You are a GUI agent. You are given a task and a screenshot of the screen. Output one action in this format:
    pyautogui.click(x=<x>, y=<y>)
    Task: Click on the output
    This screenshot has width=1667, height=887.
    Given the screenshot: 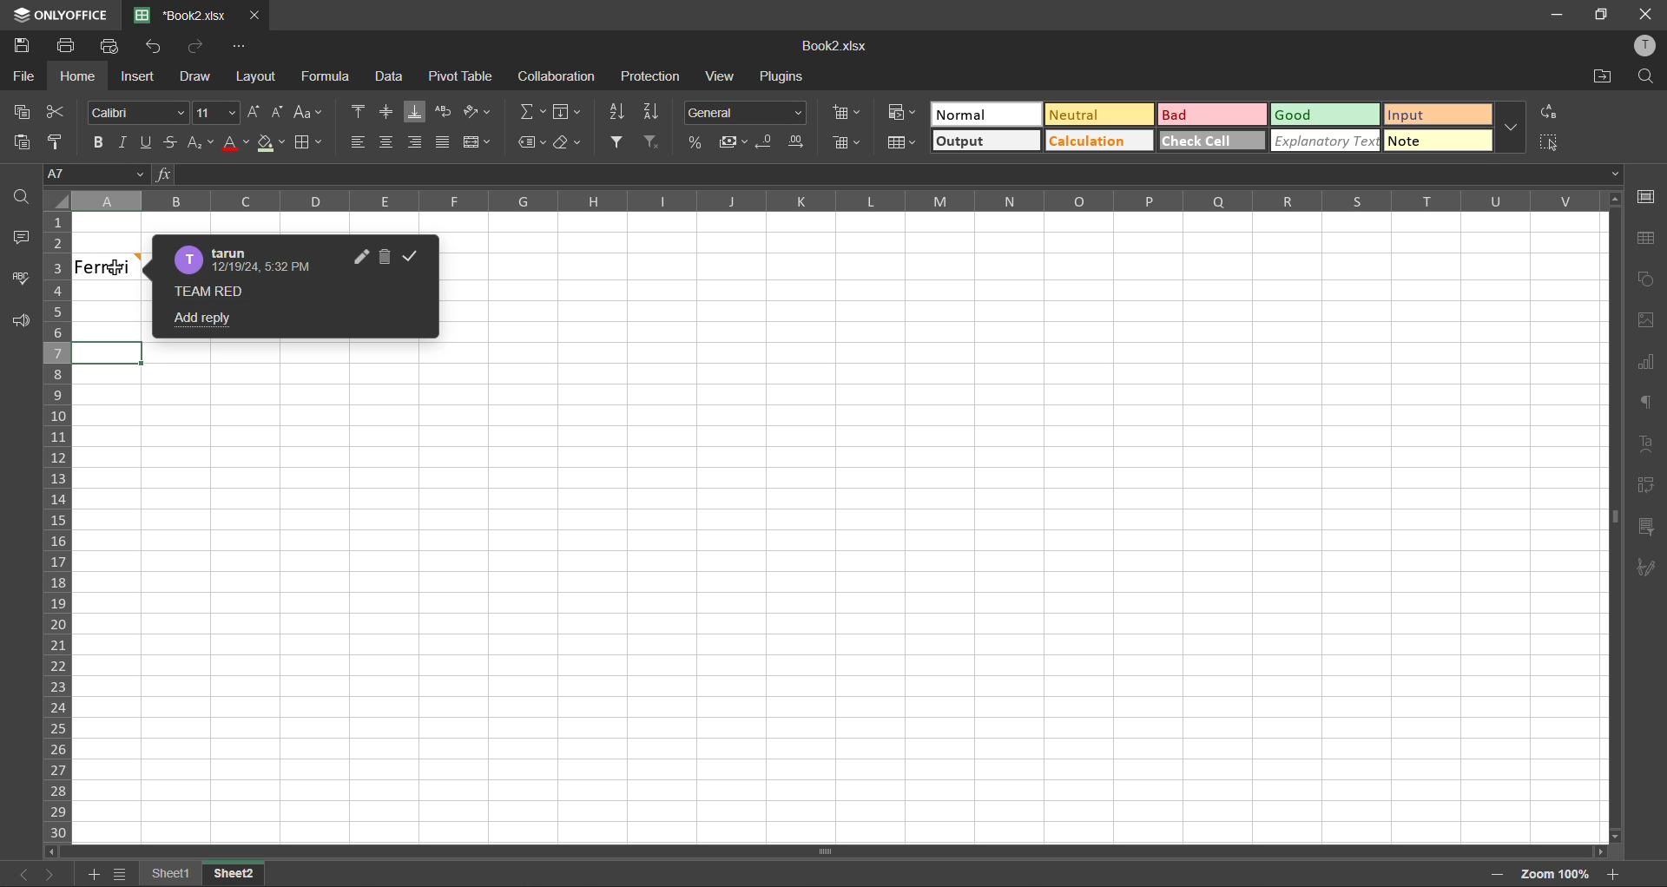 What is the action you would take?
    pyautogui.click(x=986, y=142)
    